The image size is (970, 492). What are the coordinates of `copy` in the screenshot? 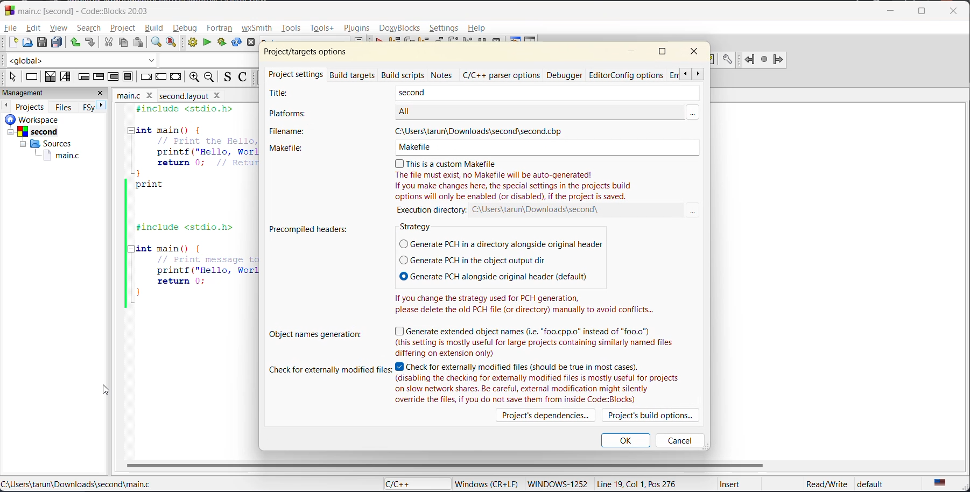 It's located at (122, 42).